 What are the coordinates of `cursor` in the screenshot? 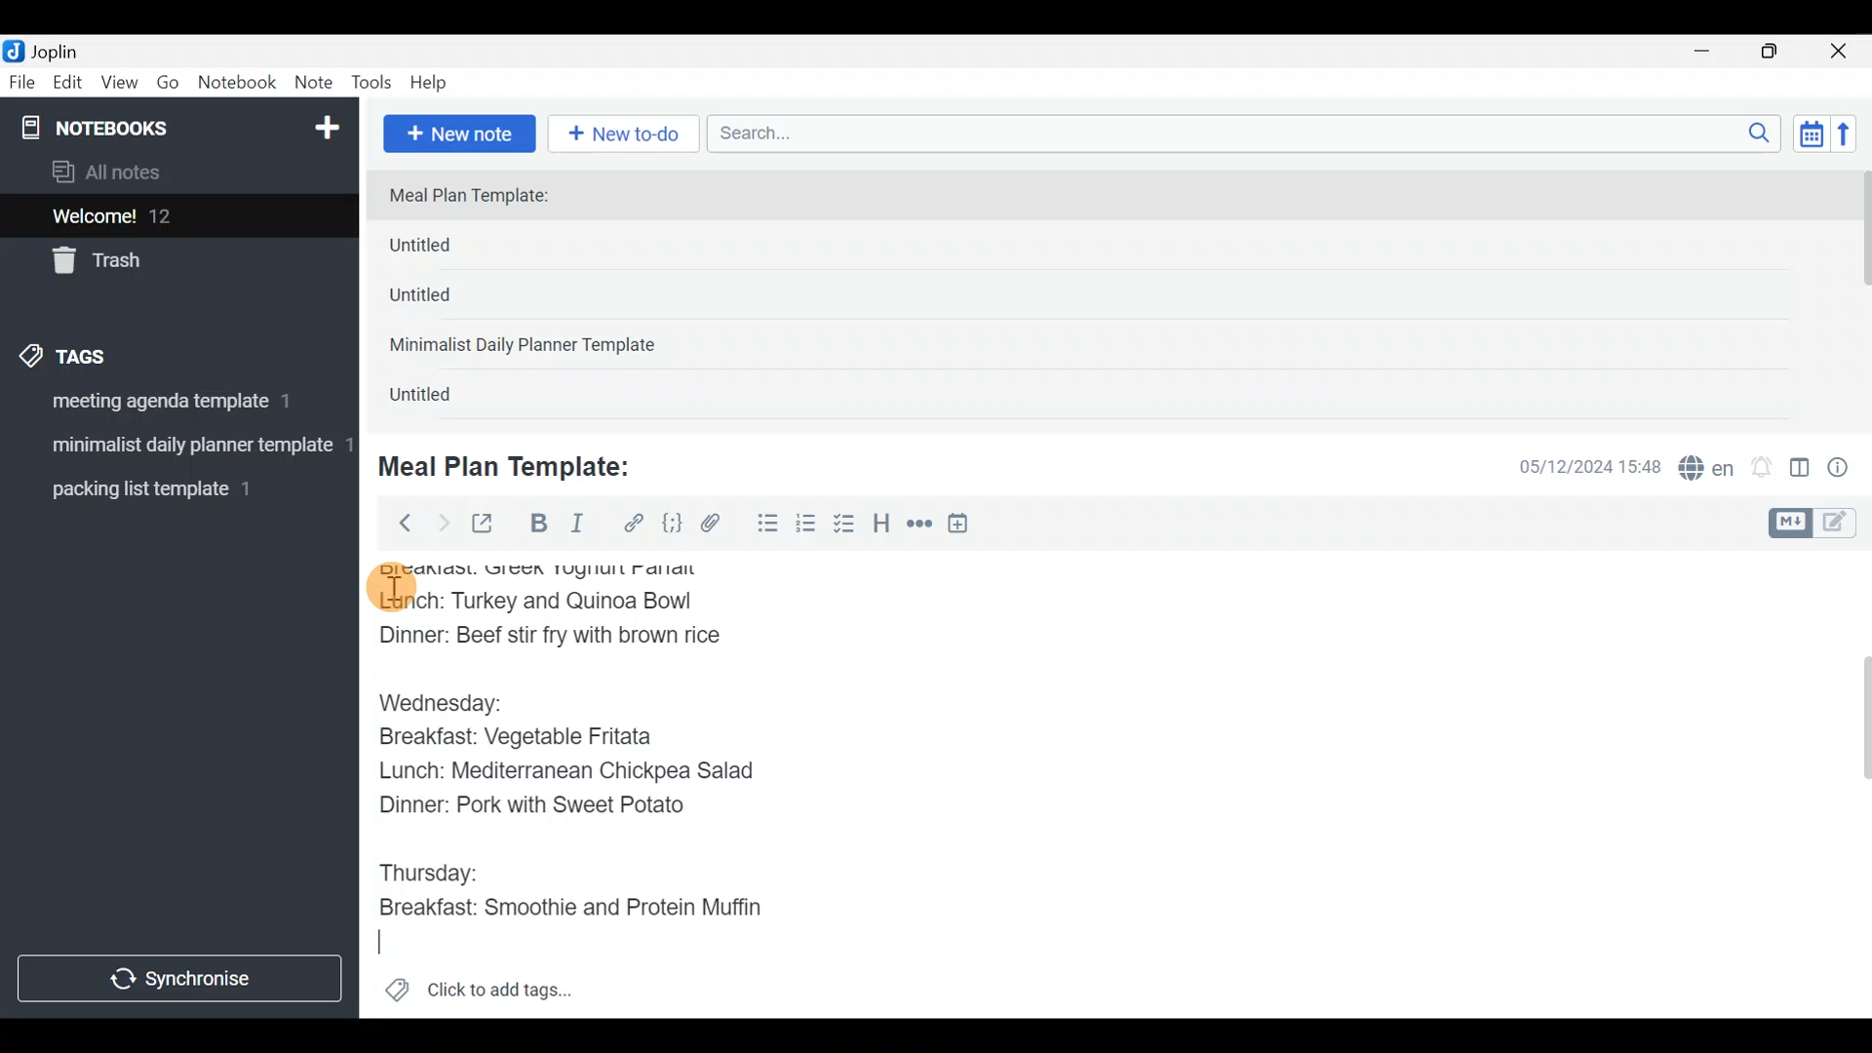 It's located at (390, 588).